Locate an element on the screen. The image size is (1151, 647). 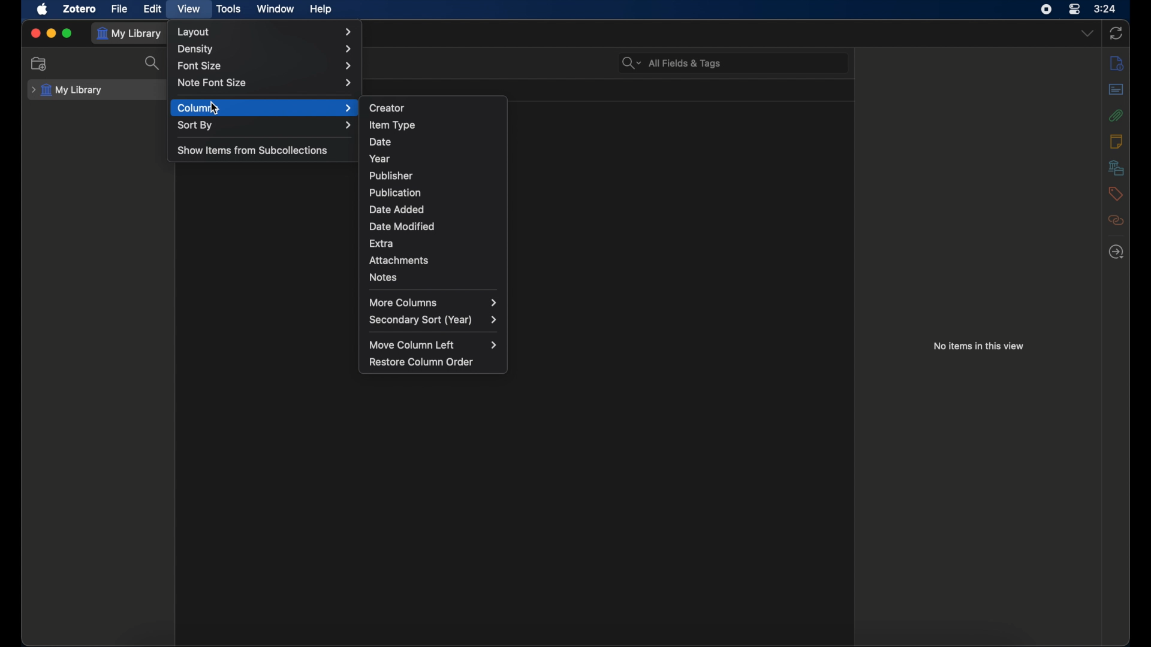
restore column order is located at coordinates (421, 362).